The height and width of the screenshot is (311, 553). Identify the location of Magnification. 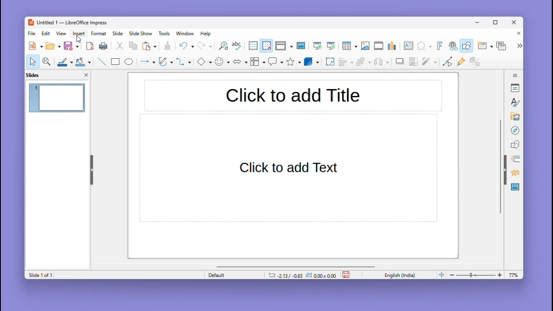
(47, 61).